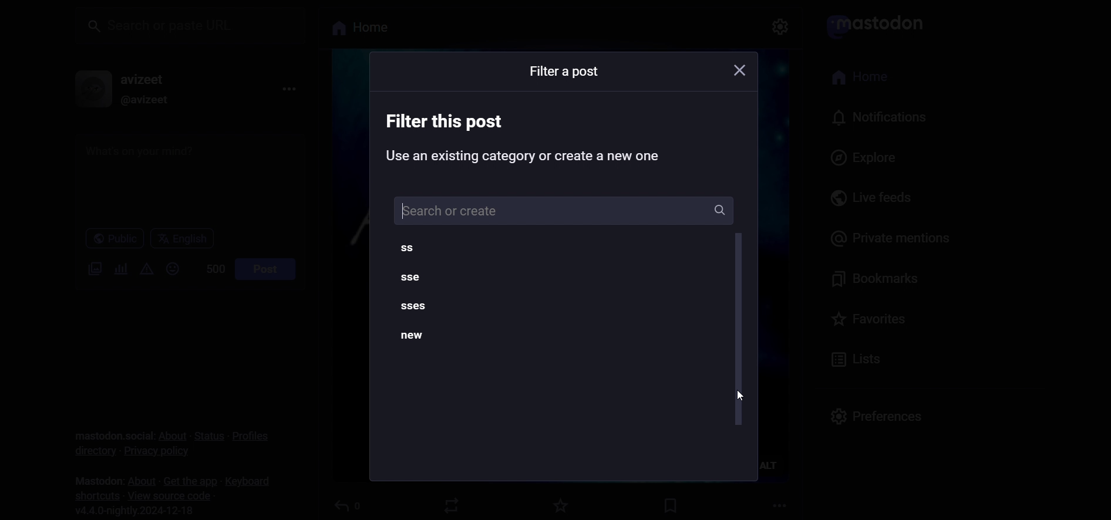 This screenshot has width=1111, height=520. Describe the element at coordinates (564, 72) in the screenshot. I see `text` at that location.